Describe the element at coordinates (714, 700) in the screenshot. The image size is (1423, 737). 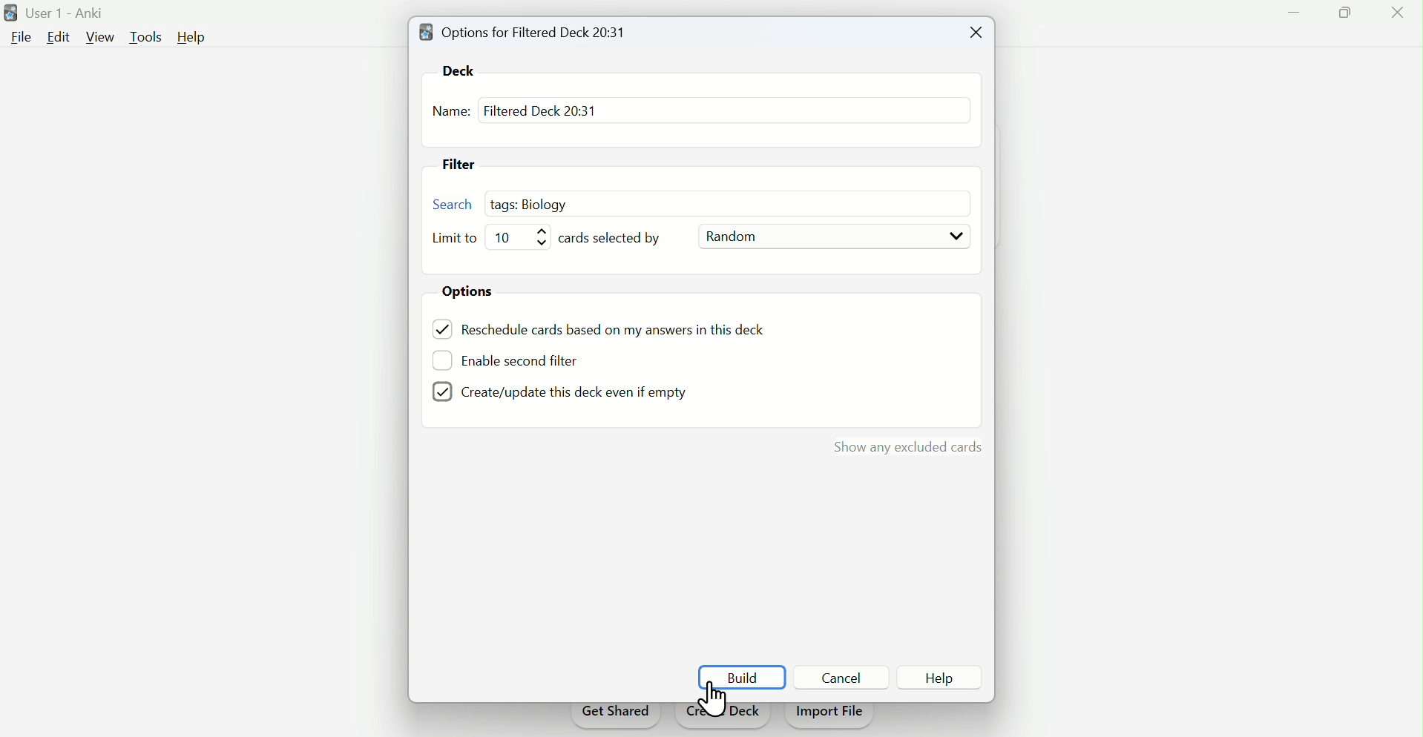
I see `Cursor on Build` at that location.